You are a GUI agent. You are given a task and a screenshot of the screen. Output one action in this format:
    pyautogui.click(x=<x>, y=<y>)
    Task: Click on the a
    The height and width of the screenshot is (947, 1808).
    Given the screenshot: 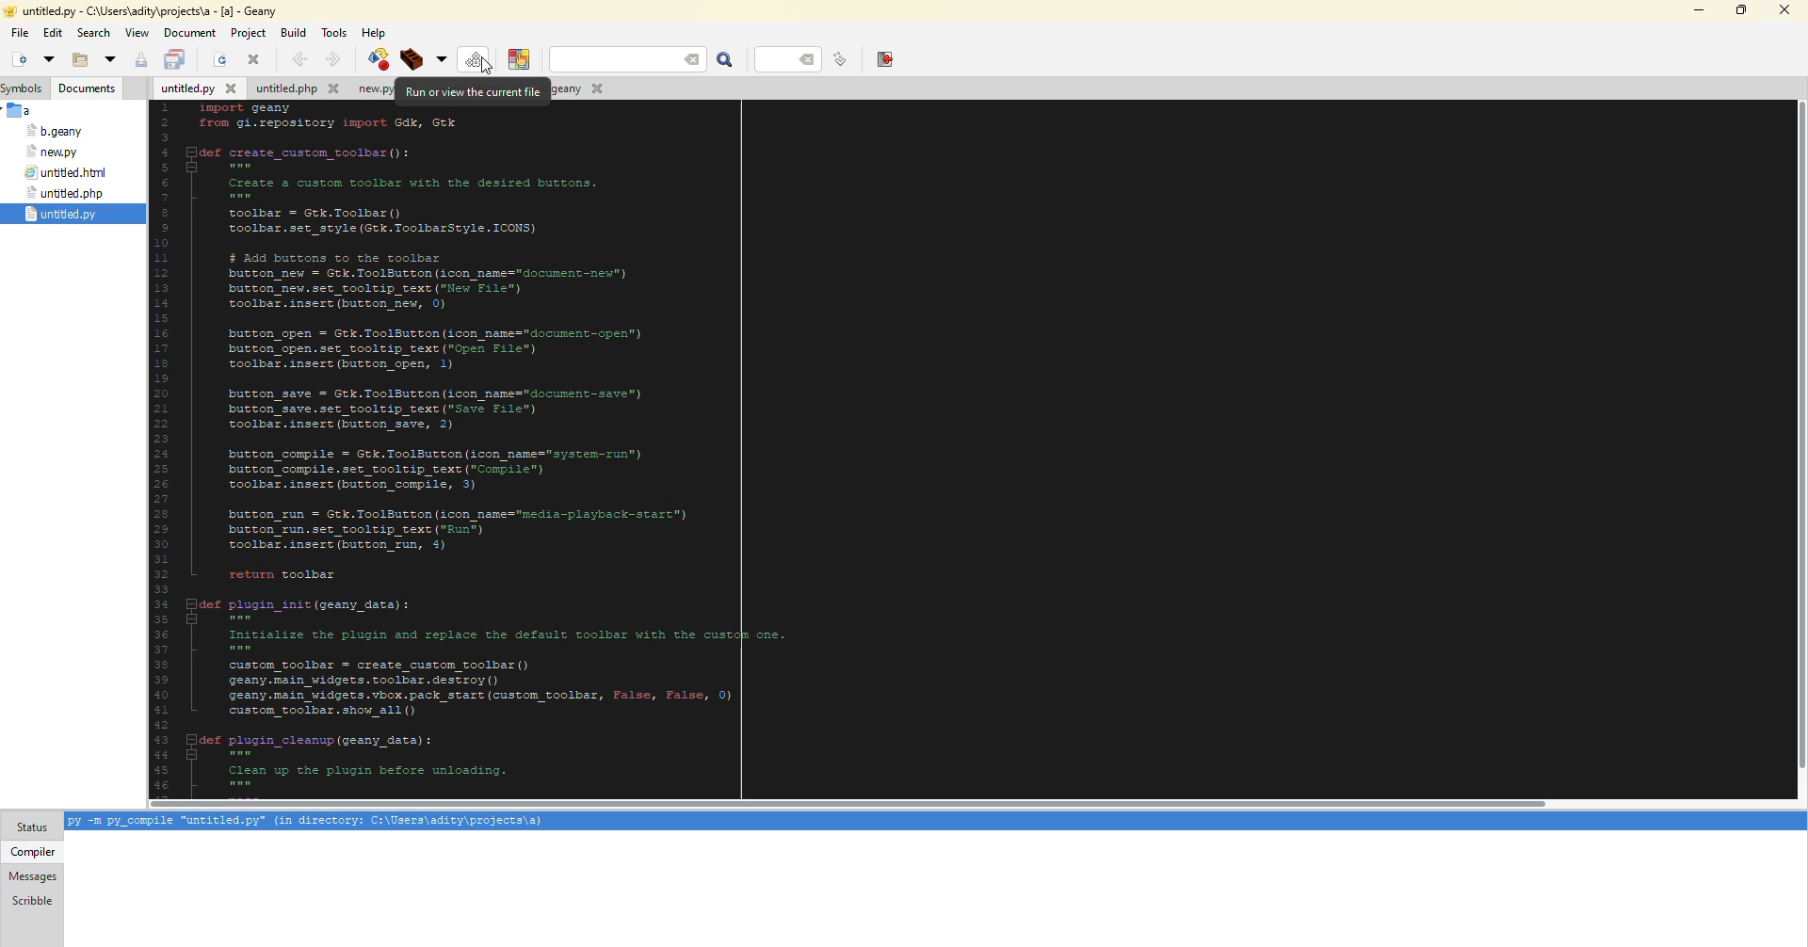 What is the action you would take?
    pyautogui.click(x=24, y=109)
    